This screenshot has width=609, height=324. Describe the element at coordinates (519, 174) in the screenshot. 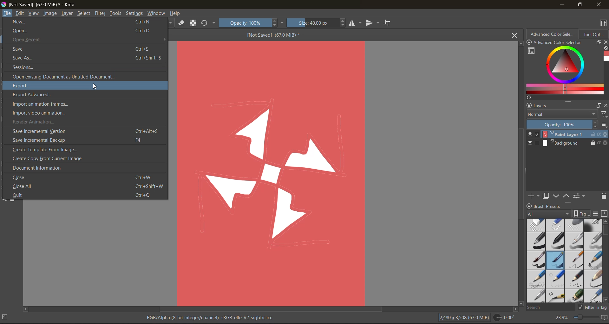

I see `vertical scroll bar` at that location.